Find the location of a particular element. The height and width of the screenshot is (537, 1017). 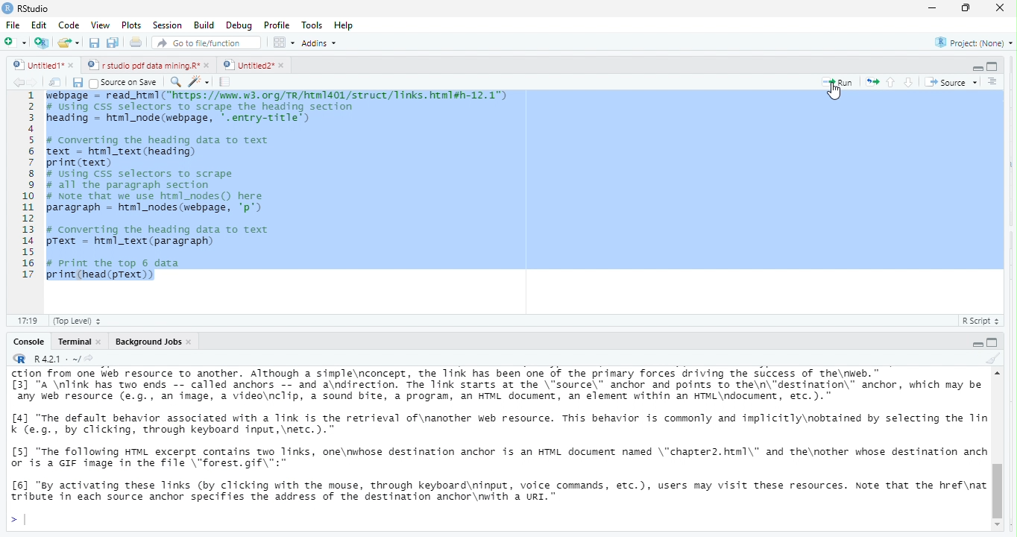

close is located at coordinates (209, 65).